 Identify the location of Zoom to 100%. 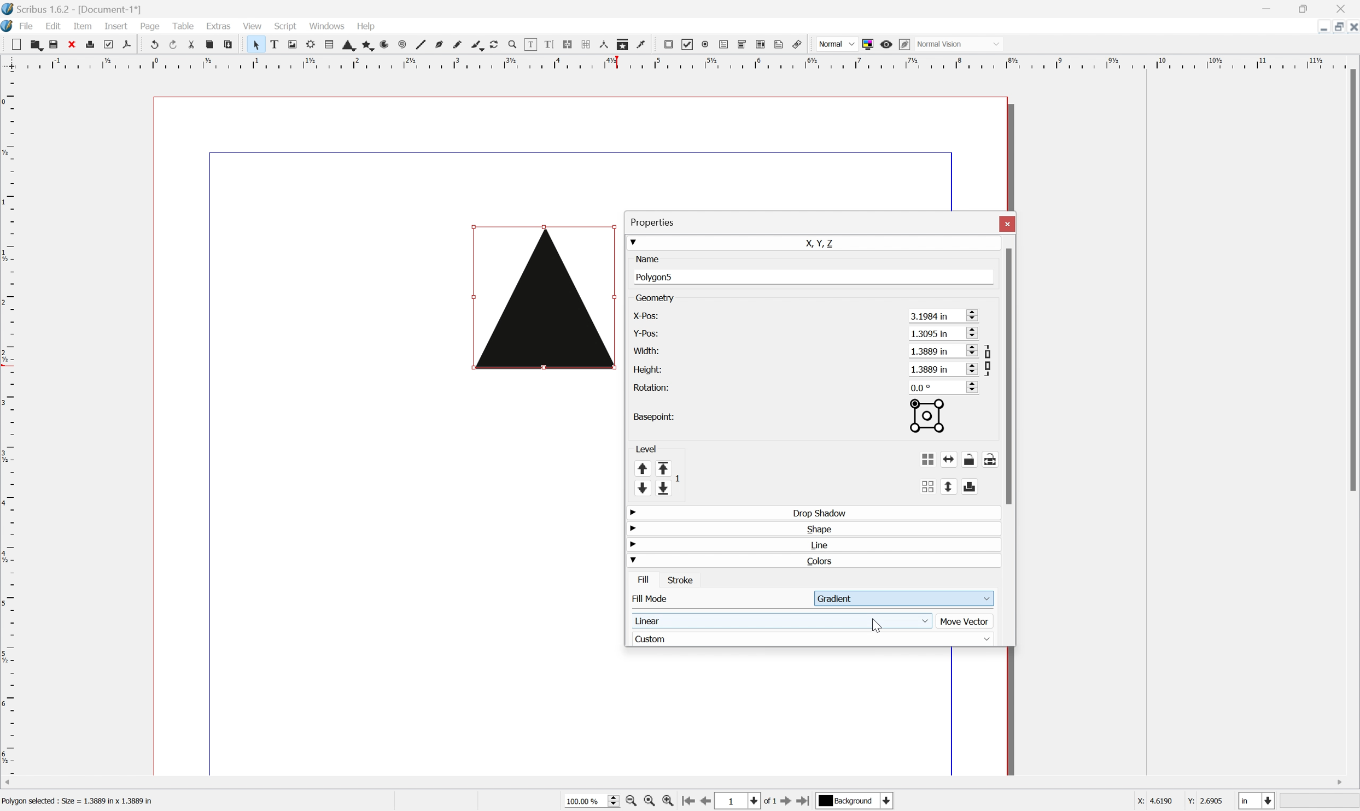
(652, 803).